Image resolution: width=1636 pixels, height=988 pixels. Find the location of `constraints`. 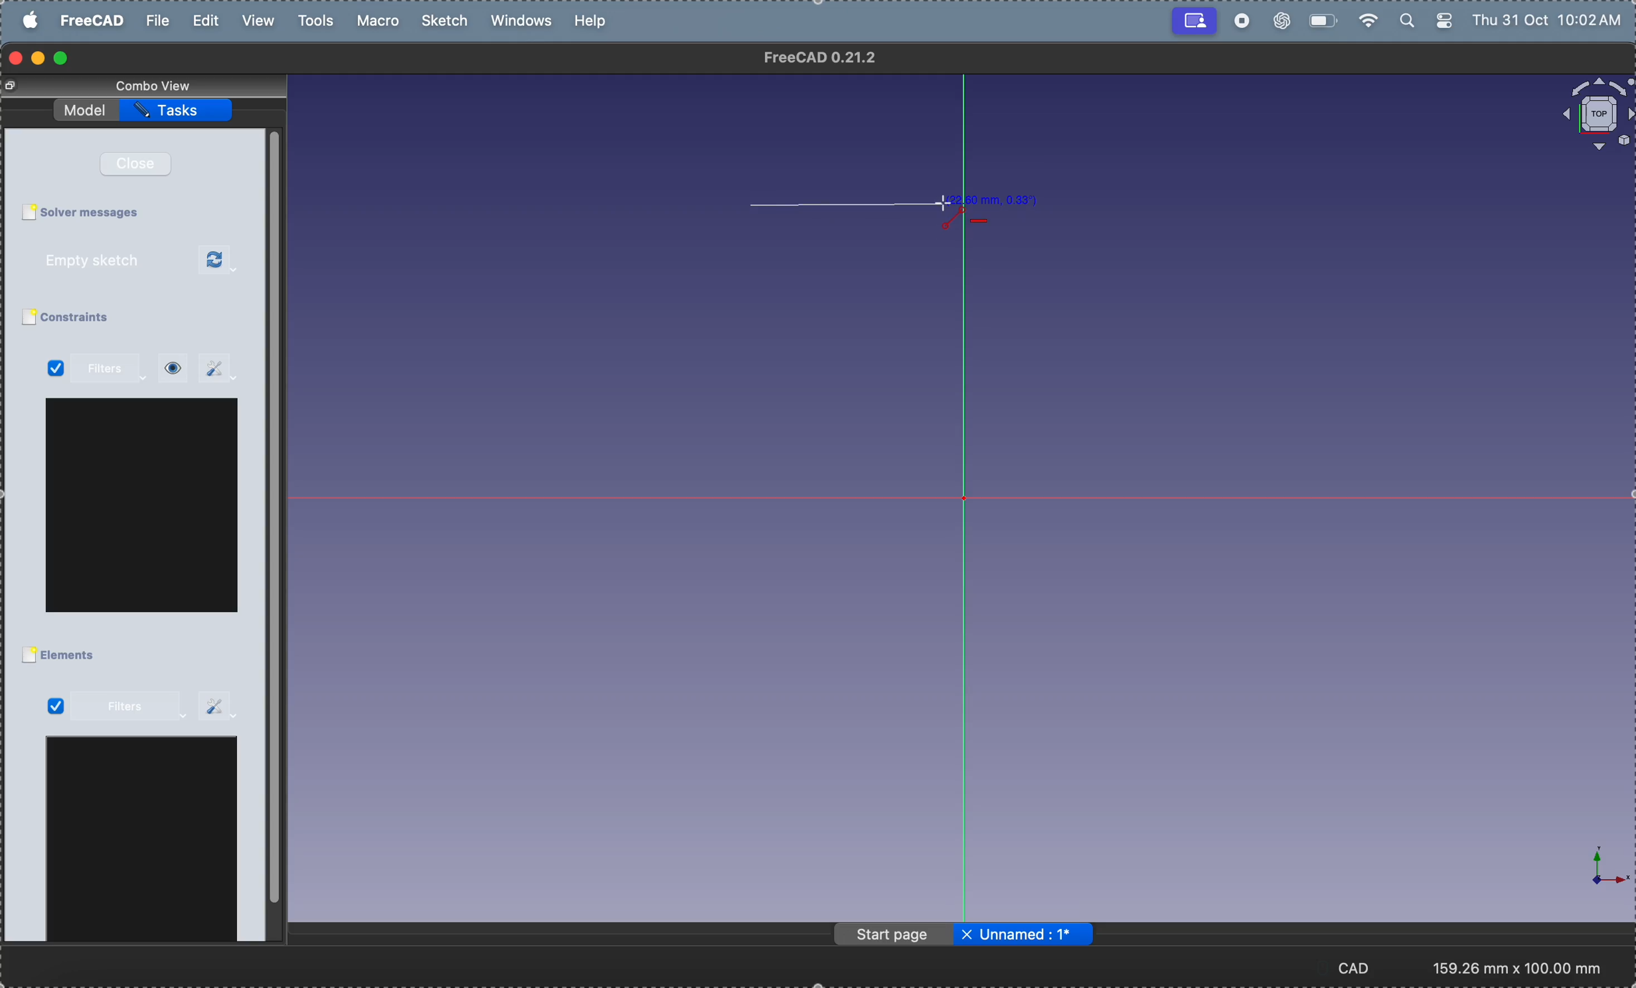

constraints is located at coordinates (92, 318).